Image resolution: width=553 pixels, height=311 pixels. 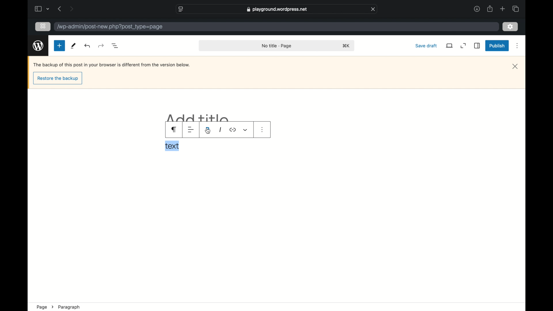 What do you see at coordinates (71, 9) in the screenshot?
I see `next page` at bounding box center [71, 9].